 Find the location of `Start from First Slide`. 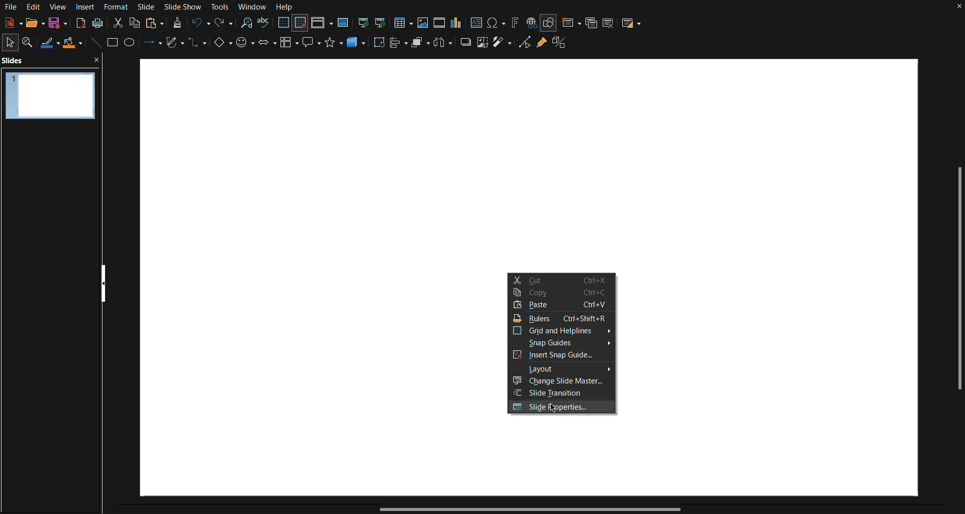

Start from First Slide is located at coordinates (363, 22).